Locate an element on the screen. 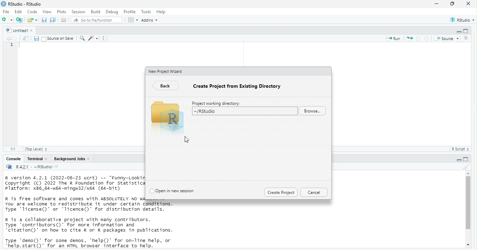 This screenshot has height=250, width=477. show document online is located at coordinates (469, 39).